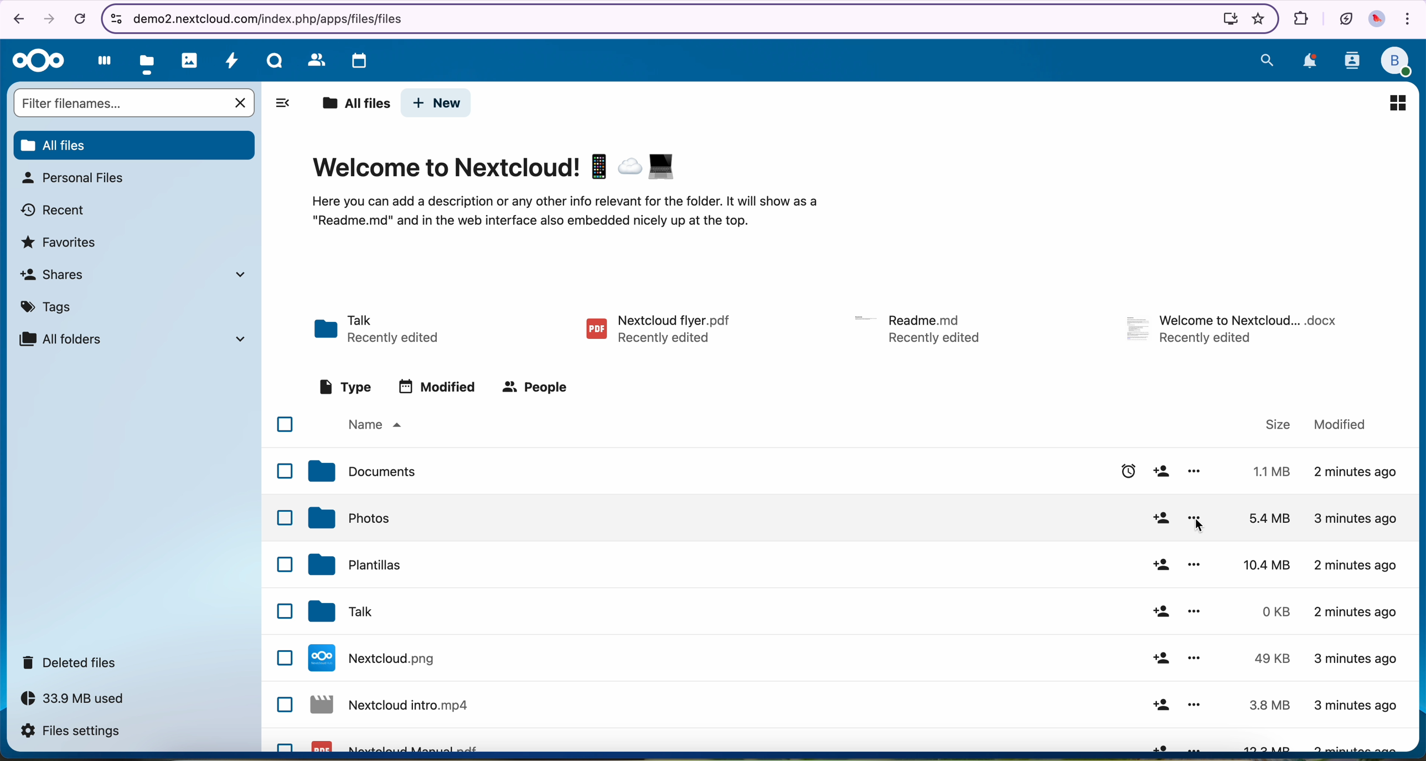 The width and height of the screenshot is (1426, 761). What do you see at coordinates (1397, 102) in the screenshot?
I see `icon view` at bounding box center [1397, 102].